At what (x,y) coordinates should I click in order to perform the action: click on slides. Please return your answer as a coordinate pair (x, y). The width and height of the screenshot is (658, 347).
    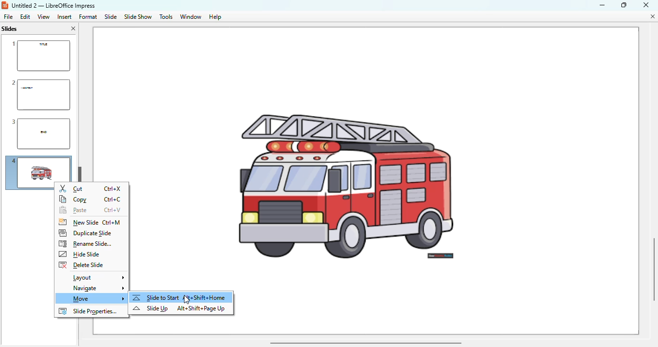
    Looking at the image, I should click on (11, 28).